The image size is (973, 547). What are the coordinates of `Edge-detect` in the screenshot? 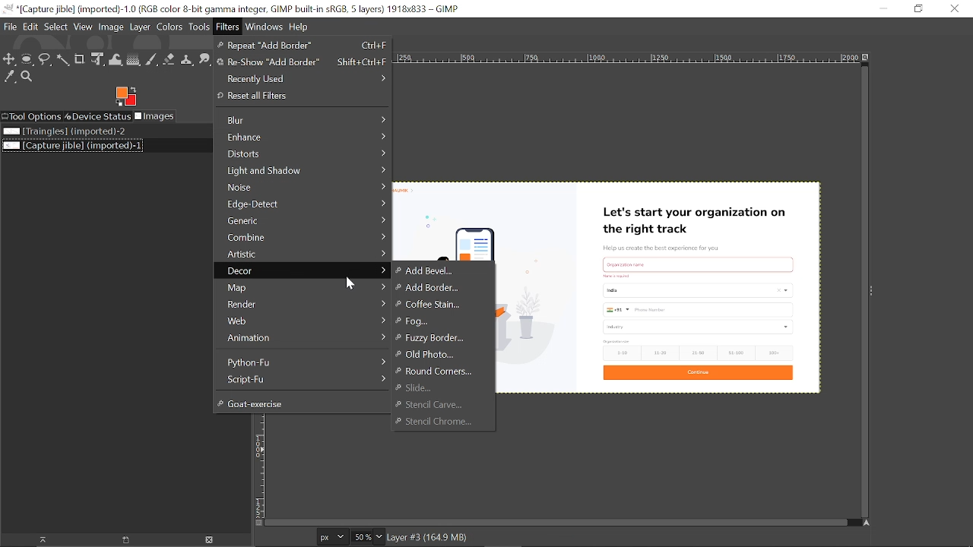 It's located at (303, 203).